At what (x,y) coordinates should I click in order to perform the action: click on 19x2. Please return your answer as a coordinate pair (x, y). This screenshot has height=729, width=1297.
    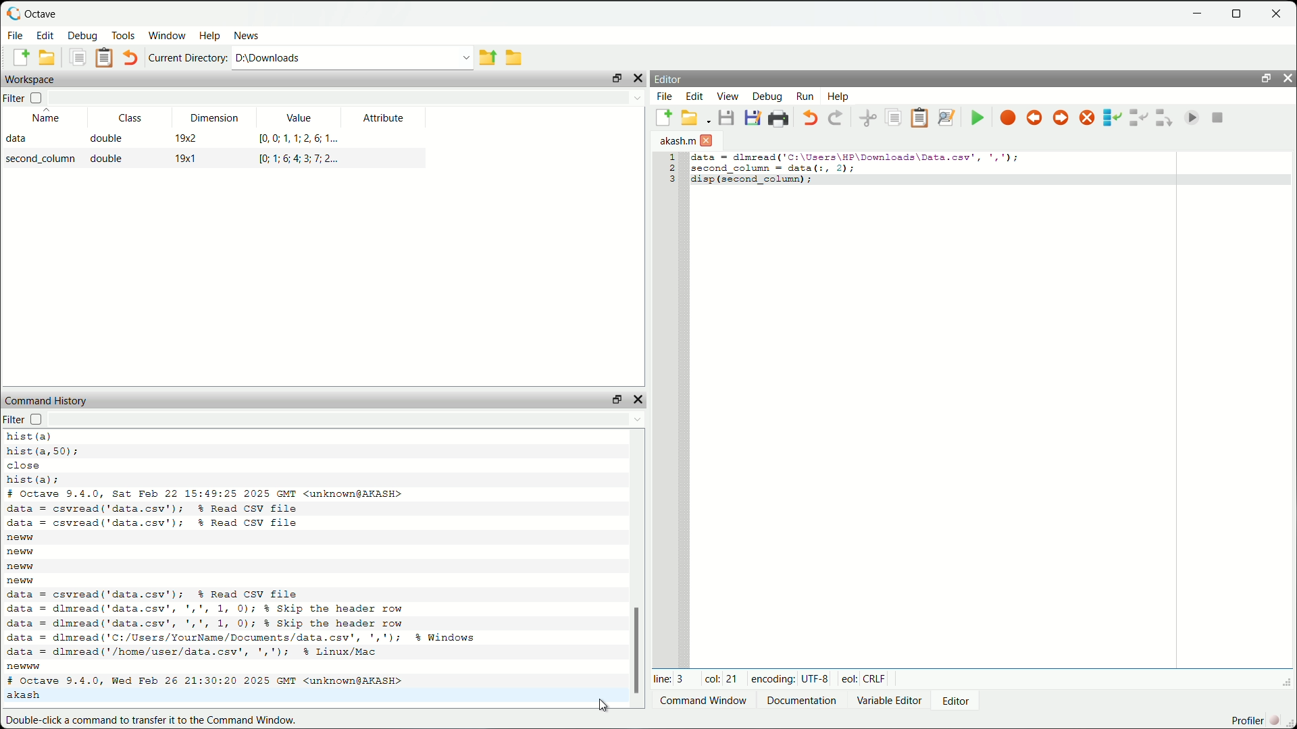
    Looking at the image, I should click on (197, 138).